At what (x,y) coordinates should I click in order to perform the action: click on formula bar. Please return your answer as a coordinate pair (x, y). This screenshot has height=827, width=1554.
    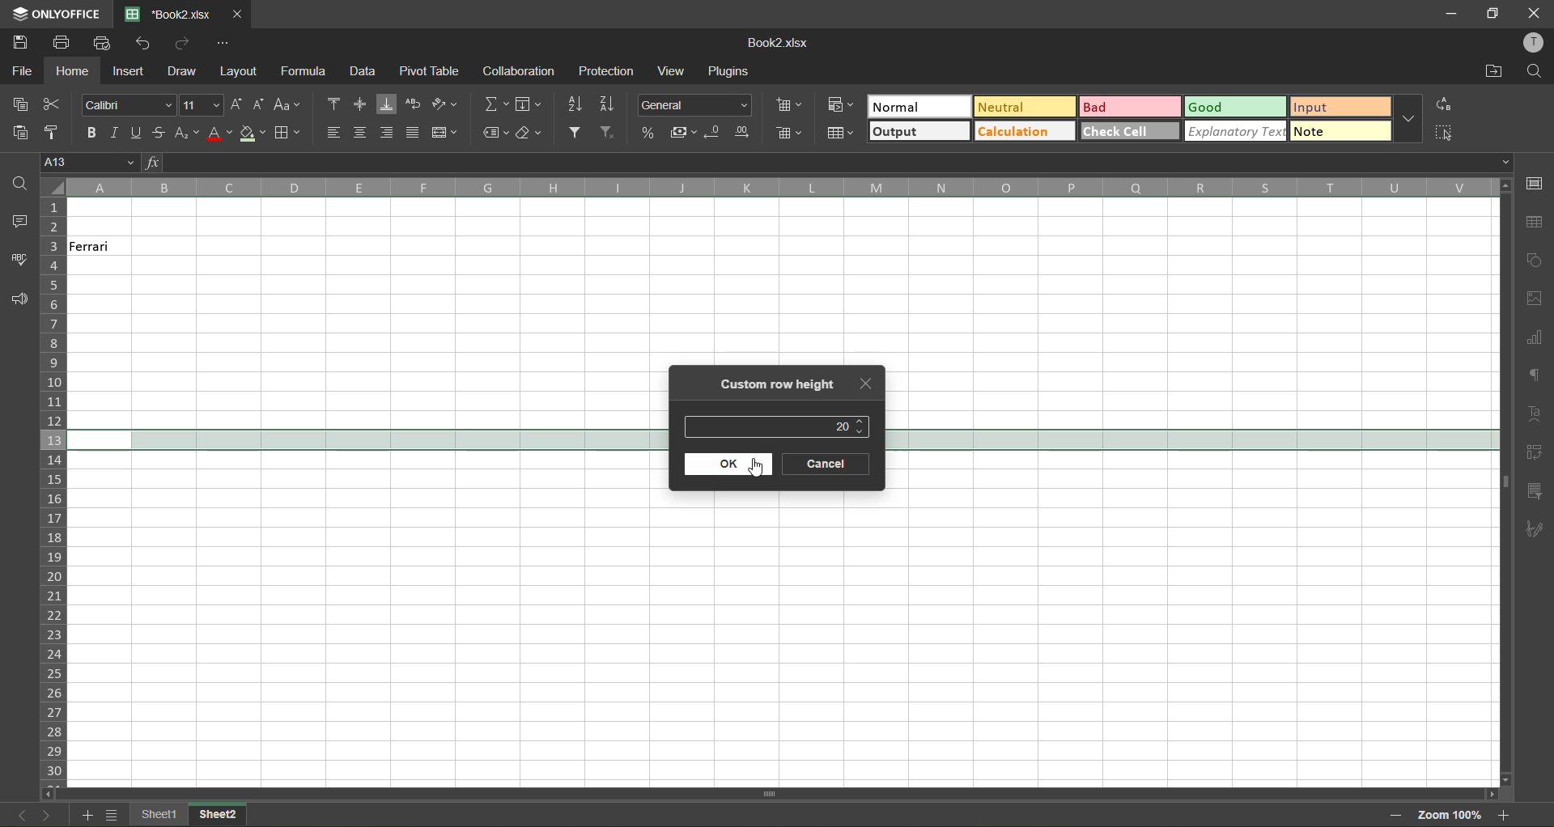
    Looking at the image, I should click on (826, 161).